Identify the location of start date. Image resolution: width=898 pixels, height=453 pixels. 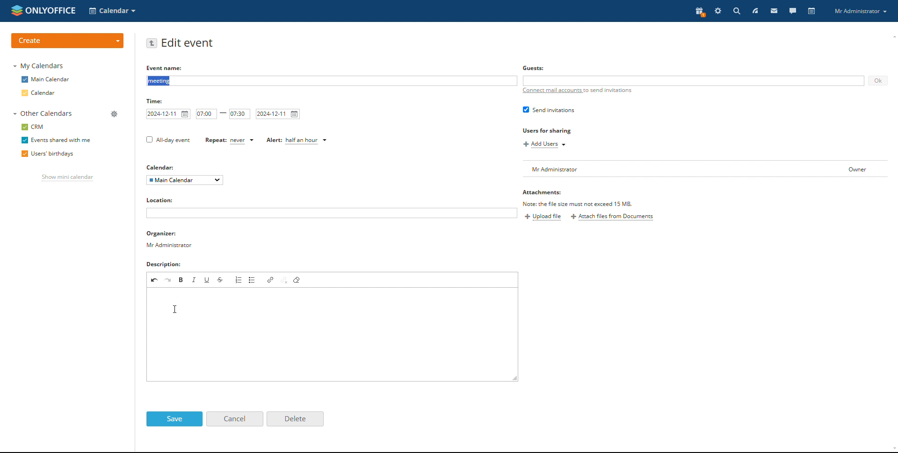
(168, 114).